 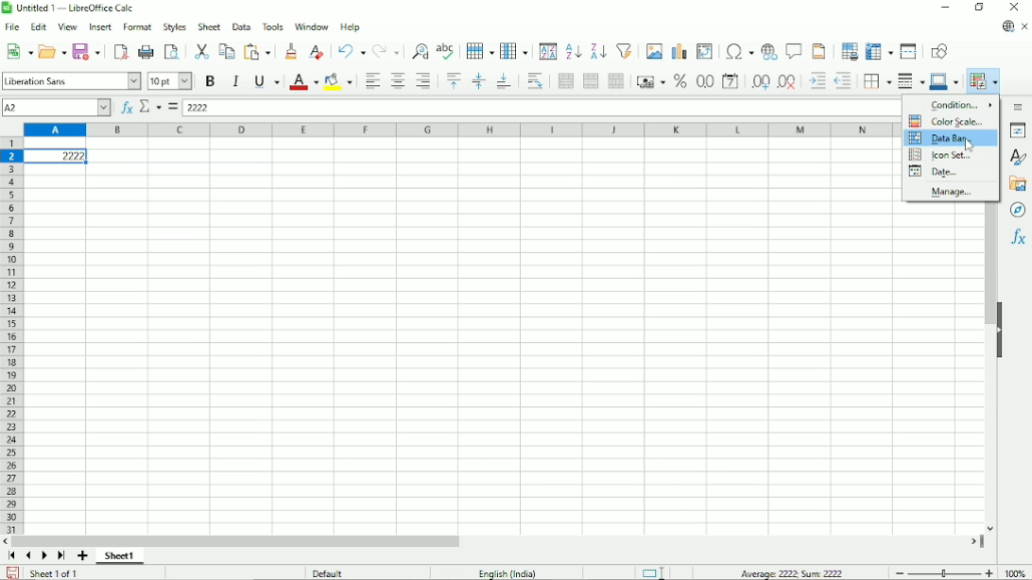 I want to click on Scroll to last sheet, so click(x=62, y=556).